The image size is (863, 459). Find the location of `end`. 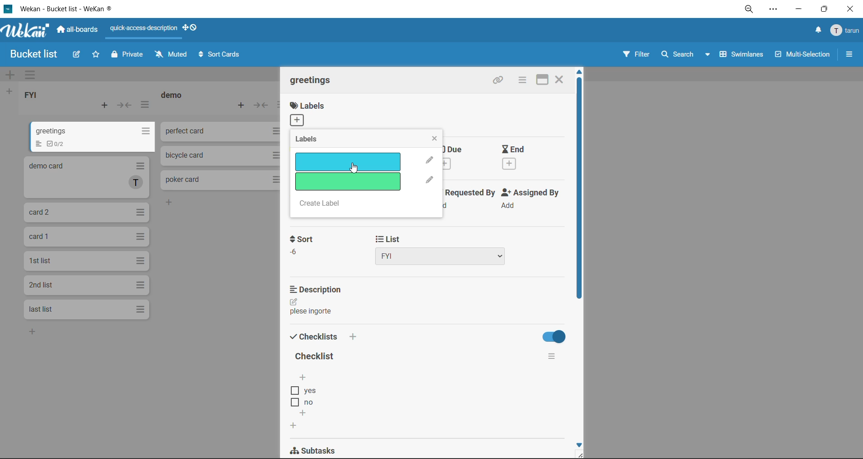

end is located at coordinates (523, 160).